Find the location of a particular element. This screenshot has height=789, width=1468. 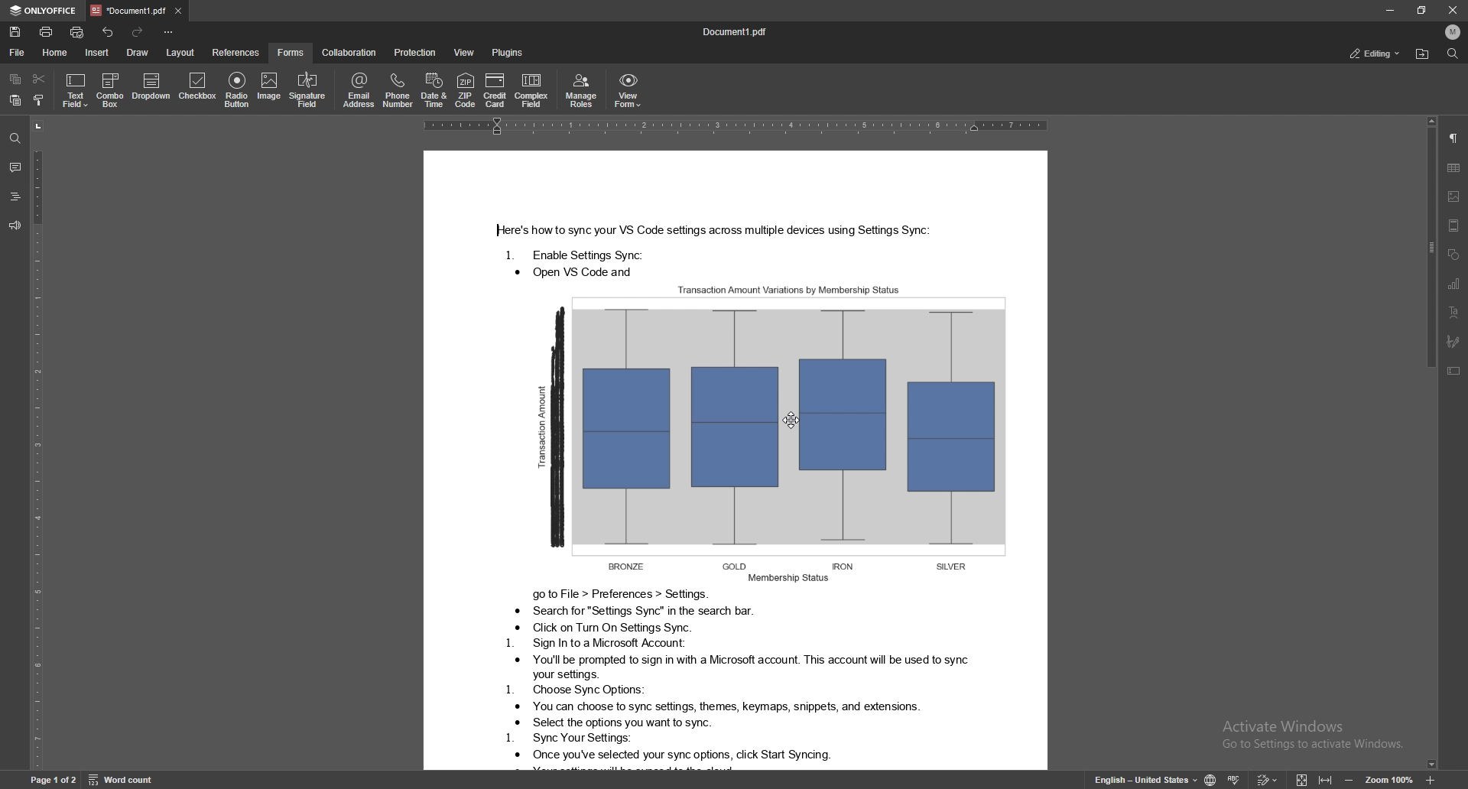

collaboration is located at coordinates (349, 53).